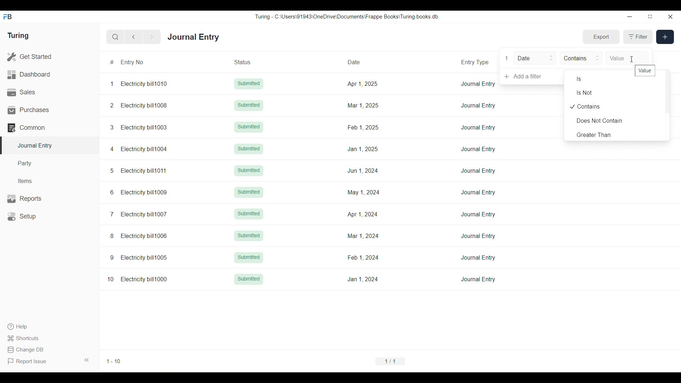 The image size is (681, 383). Describe the element at coordinates (138, 214) in the screenshot. I see `7 Electricity bill1007` at that location.